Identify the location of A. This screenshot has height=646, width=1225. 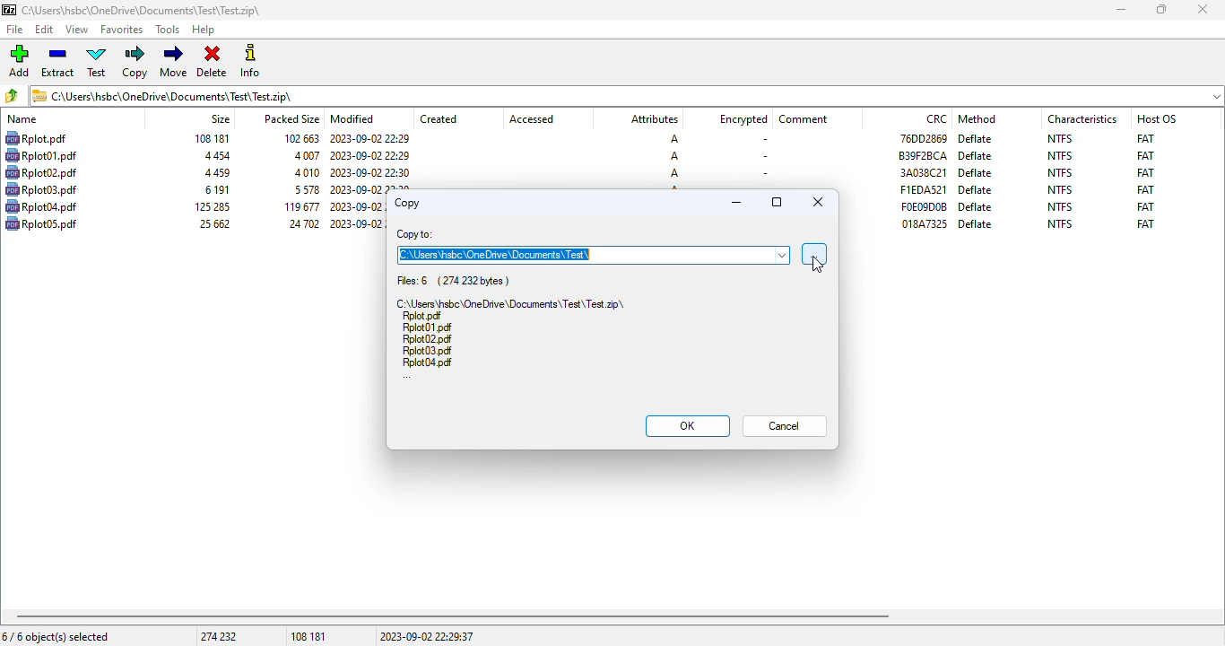
(674, 188).